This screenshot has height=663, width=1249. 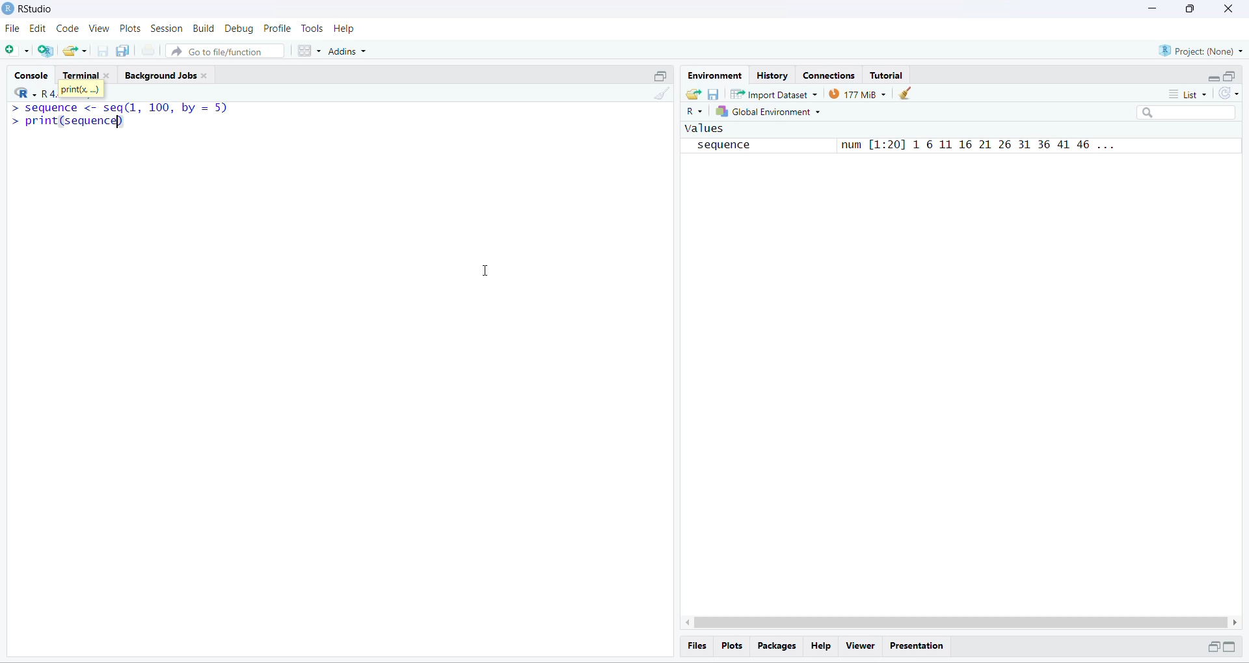 What do you see at coordinates (1229, 8) in the screenshot?
I see `close` at bounding box center [1229, 8].